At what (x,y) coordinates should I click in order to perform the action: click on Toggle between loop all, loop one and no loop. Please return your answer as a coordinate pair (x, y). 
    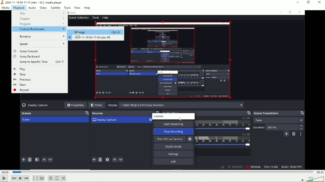
    Looking at the image, I should click on (57, 178).